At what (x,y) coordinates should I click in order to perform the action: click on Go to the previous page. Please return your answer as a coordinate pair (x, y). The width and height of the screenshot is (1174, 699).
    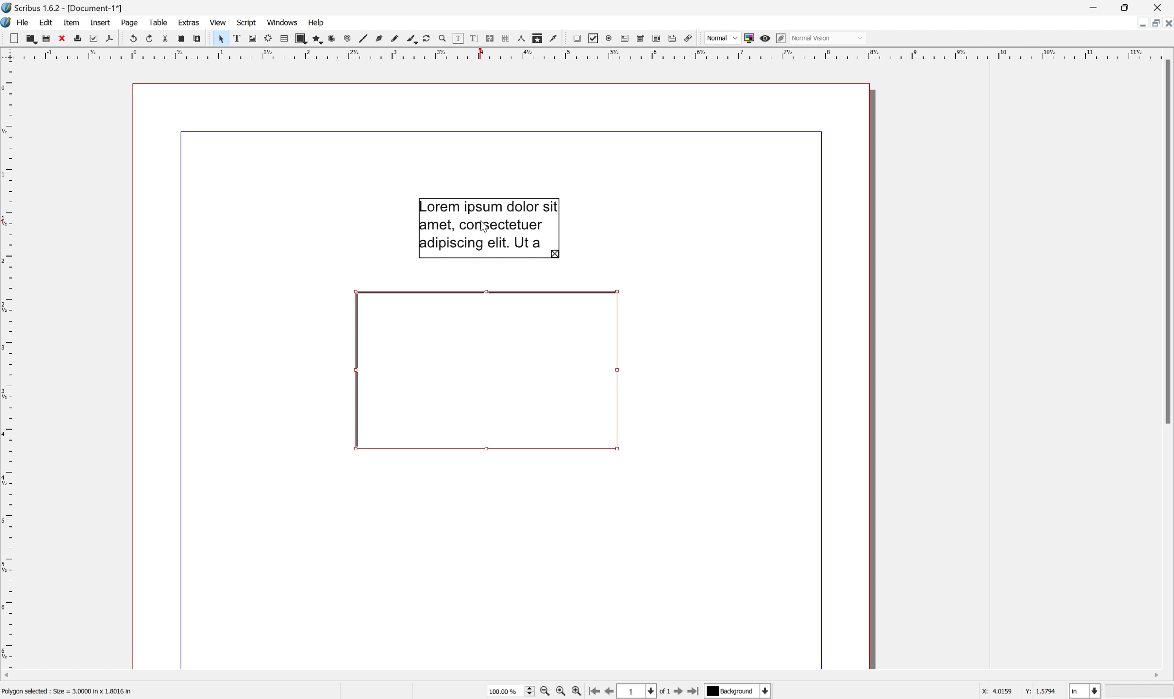
    Looking at the image, I should click on (612, 691).